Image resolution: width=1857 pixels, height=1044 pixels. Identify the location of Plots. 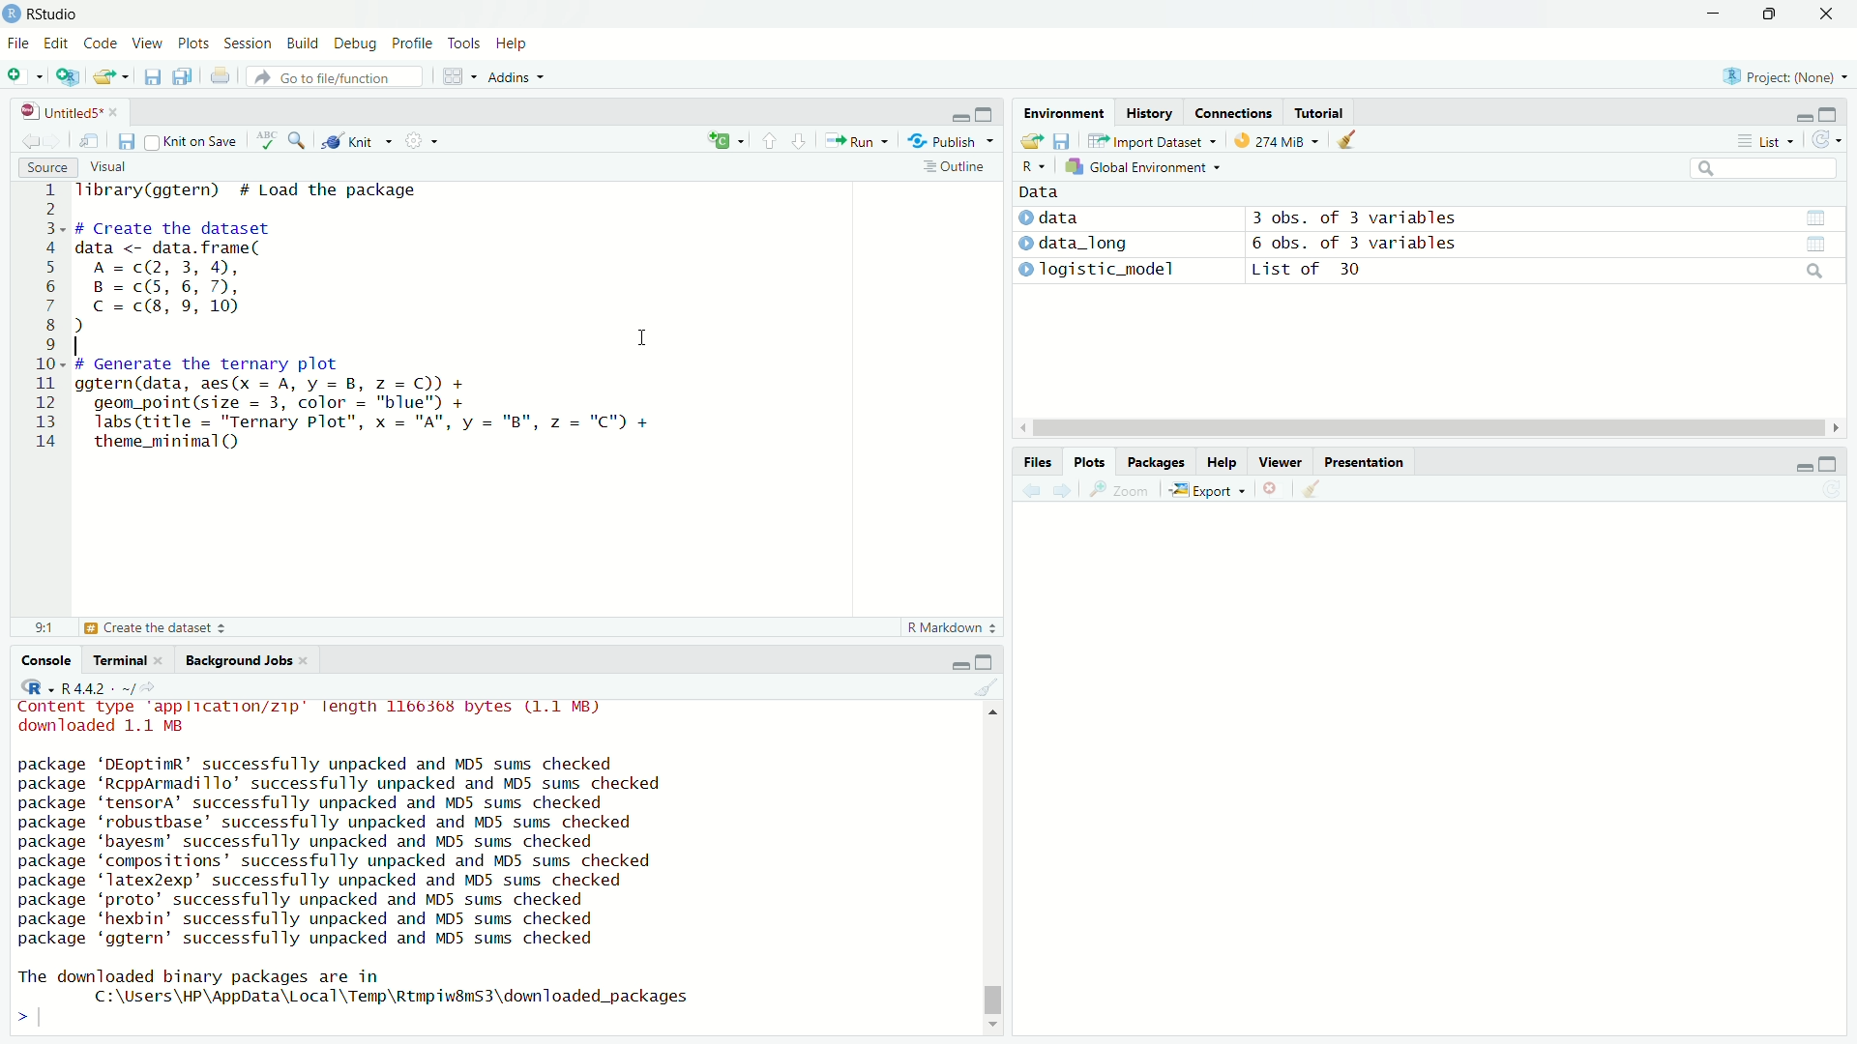
(1087, 460).